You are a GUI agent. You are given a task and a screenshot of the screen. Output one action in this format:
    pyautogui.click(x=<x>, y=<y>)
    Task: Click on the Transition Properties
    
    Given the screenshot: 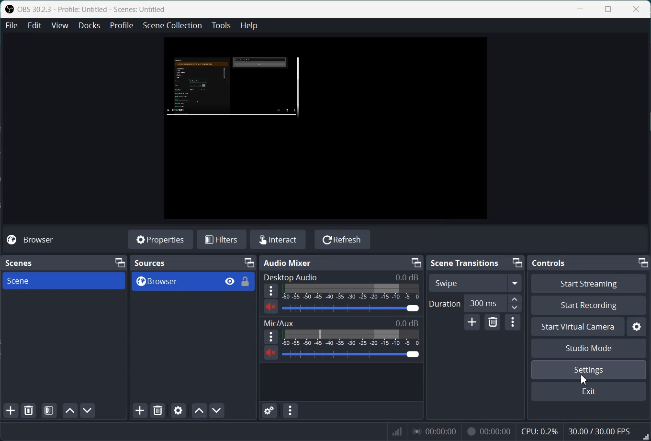 What is the action you would take?
    pyautogui.click(x=513, y=324)
    